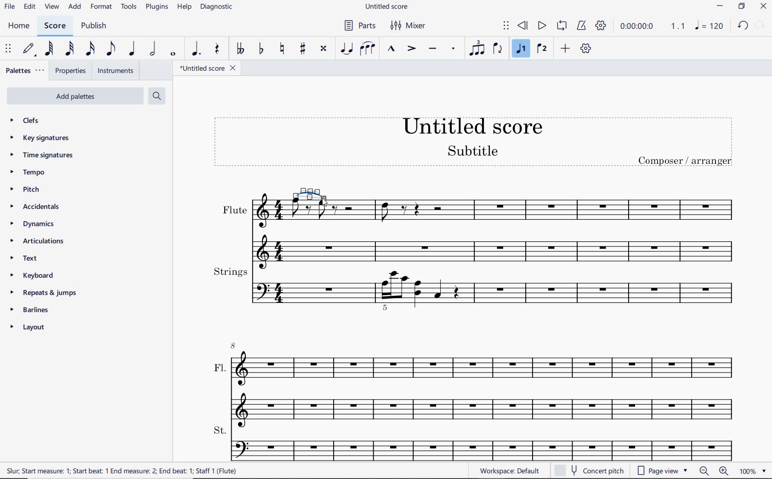 The height and width of the screenshot is (479, 772). I want to click on edit, so click(30, 7).